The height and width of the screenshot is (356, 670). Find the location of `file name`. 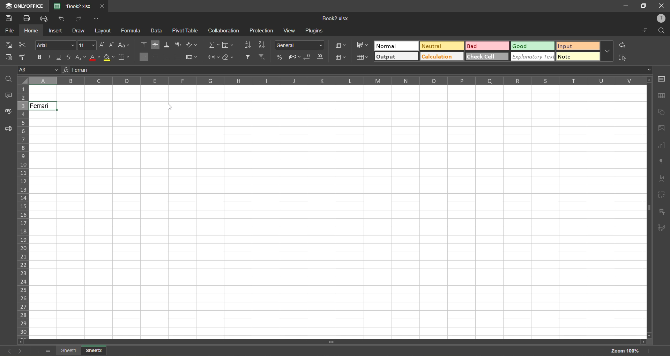

file name is located at coordinates (337, 18).